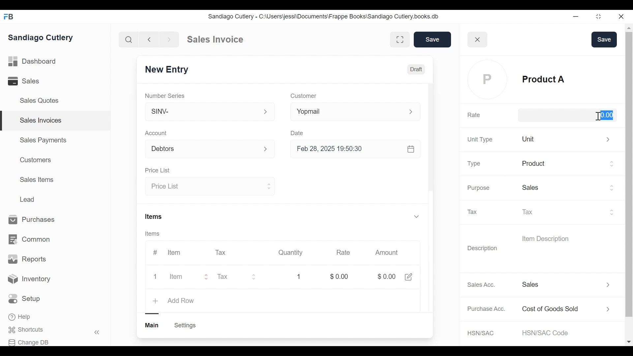  Describe the element at coordinates (153, 233) in the screenshot. I see `Items` at that location.